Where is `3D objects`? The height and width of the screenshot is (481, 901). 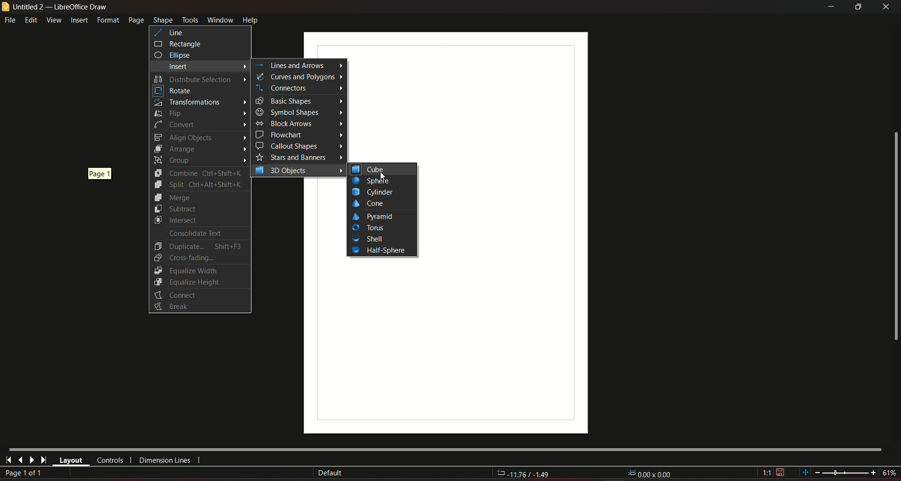 3D objects is located at coordinates (283, 171).